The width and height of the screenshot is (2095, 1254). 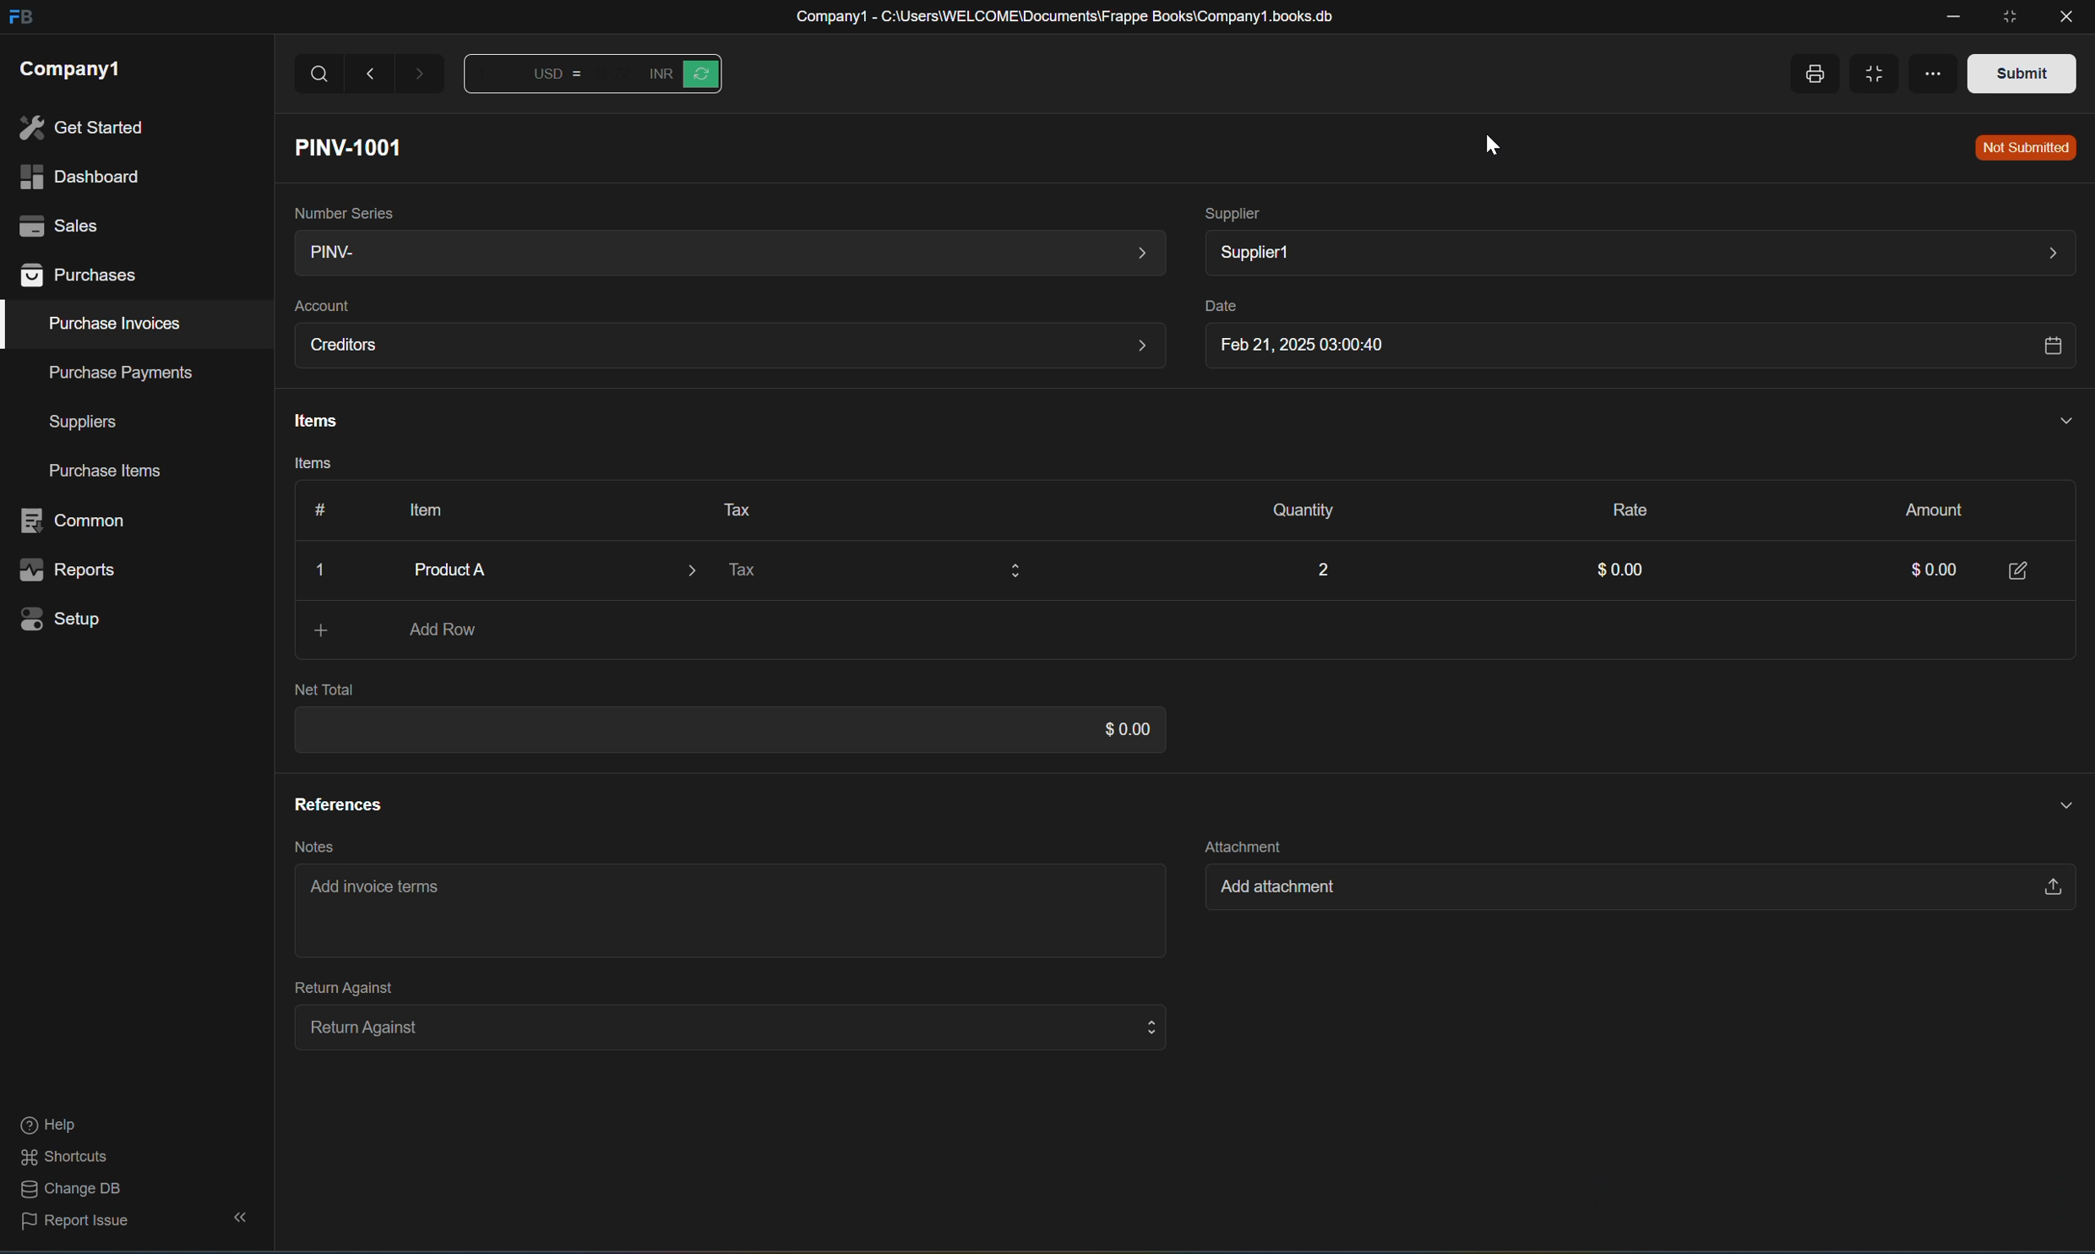 I want to click on 2, so click(x=1320, y=566).